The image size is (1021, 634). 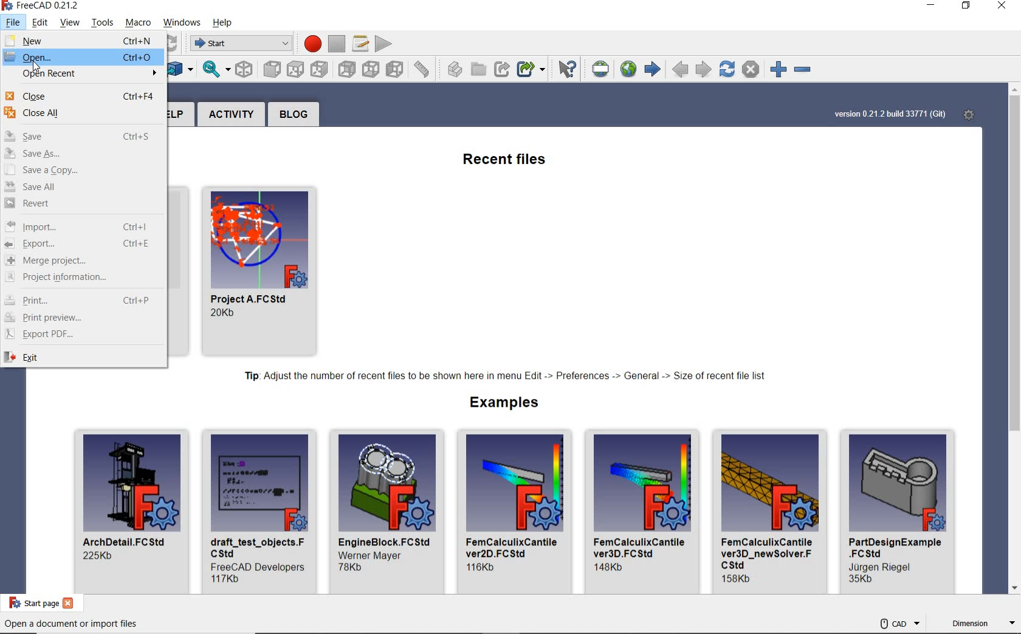 What do you see at coordinates (388, 482) in the screenshot?
I see `image` at bounding box center [388, 482].